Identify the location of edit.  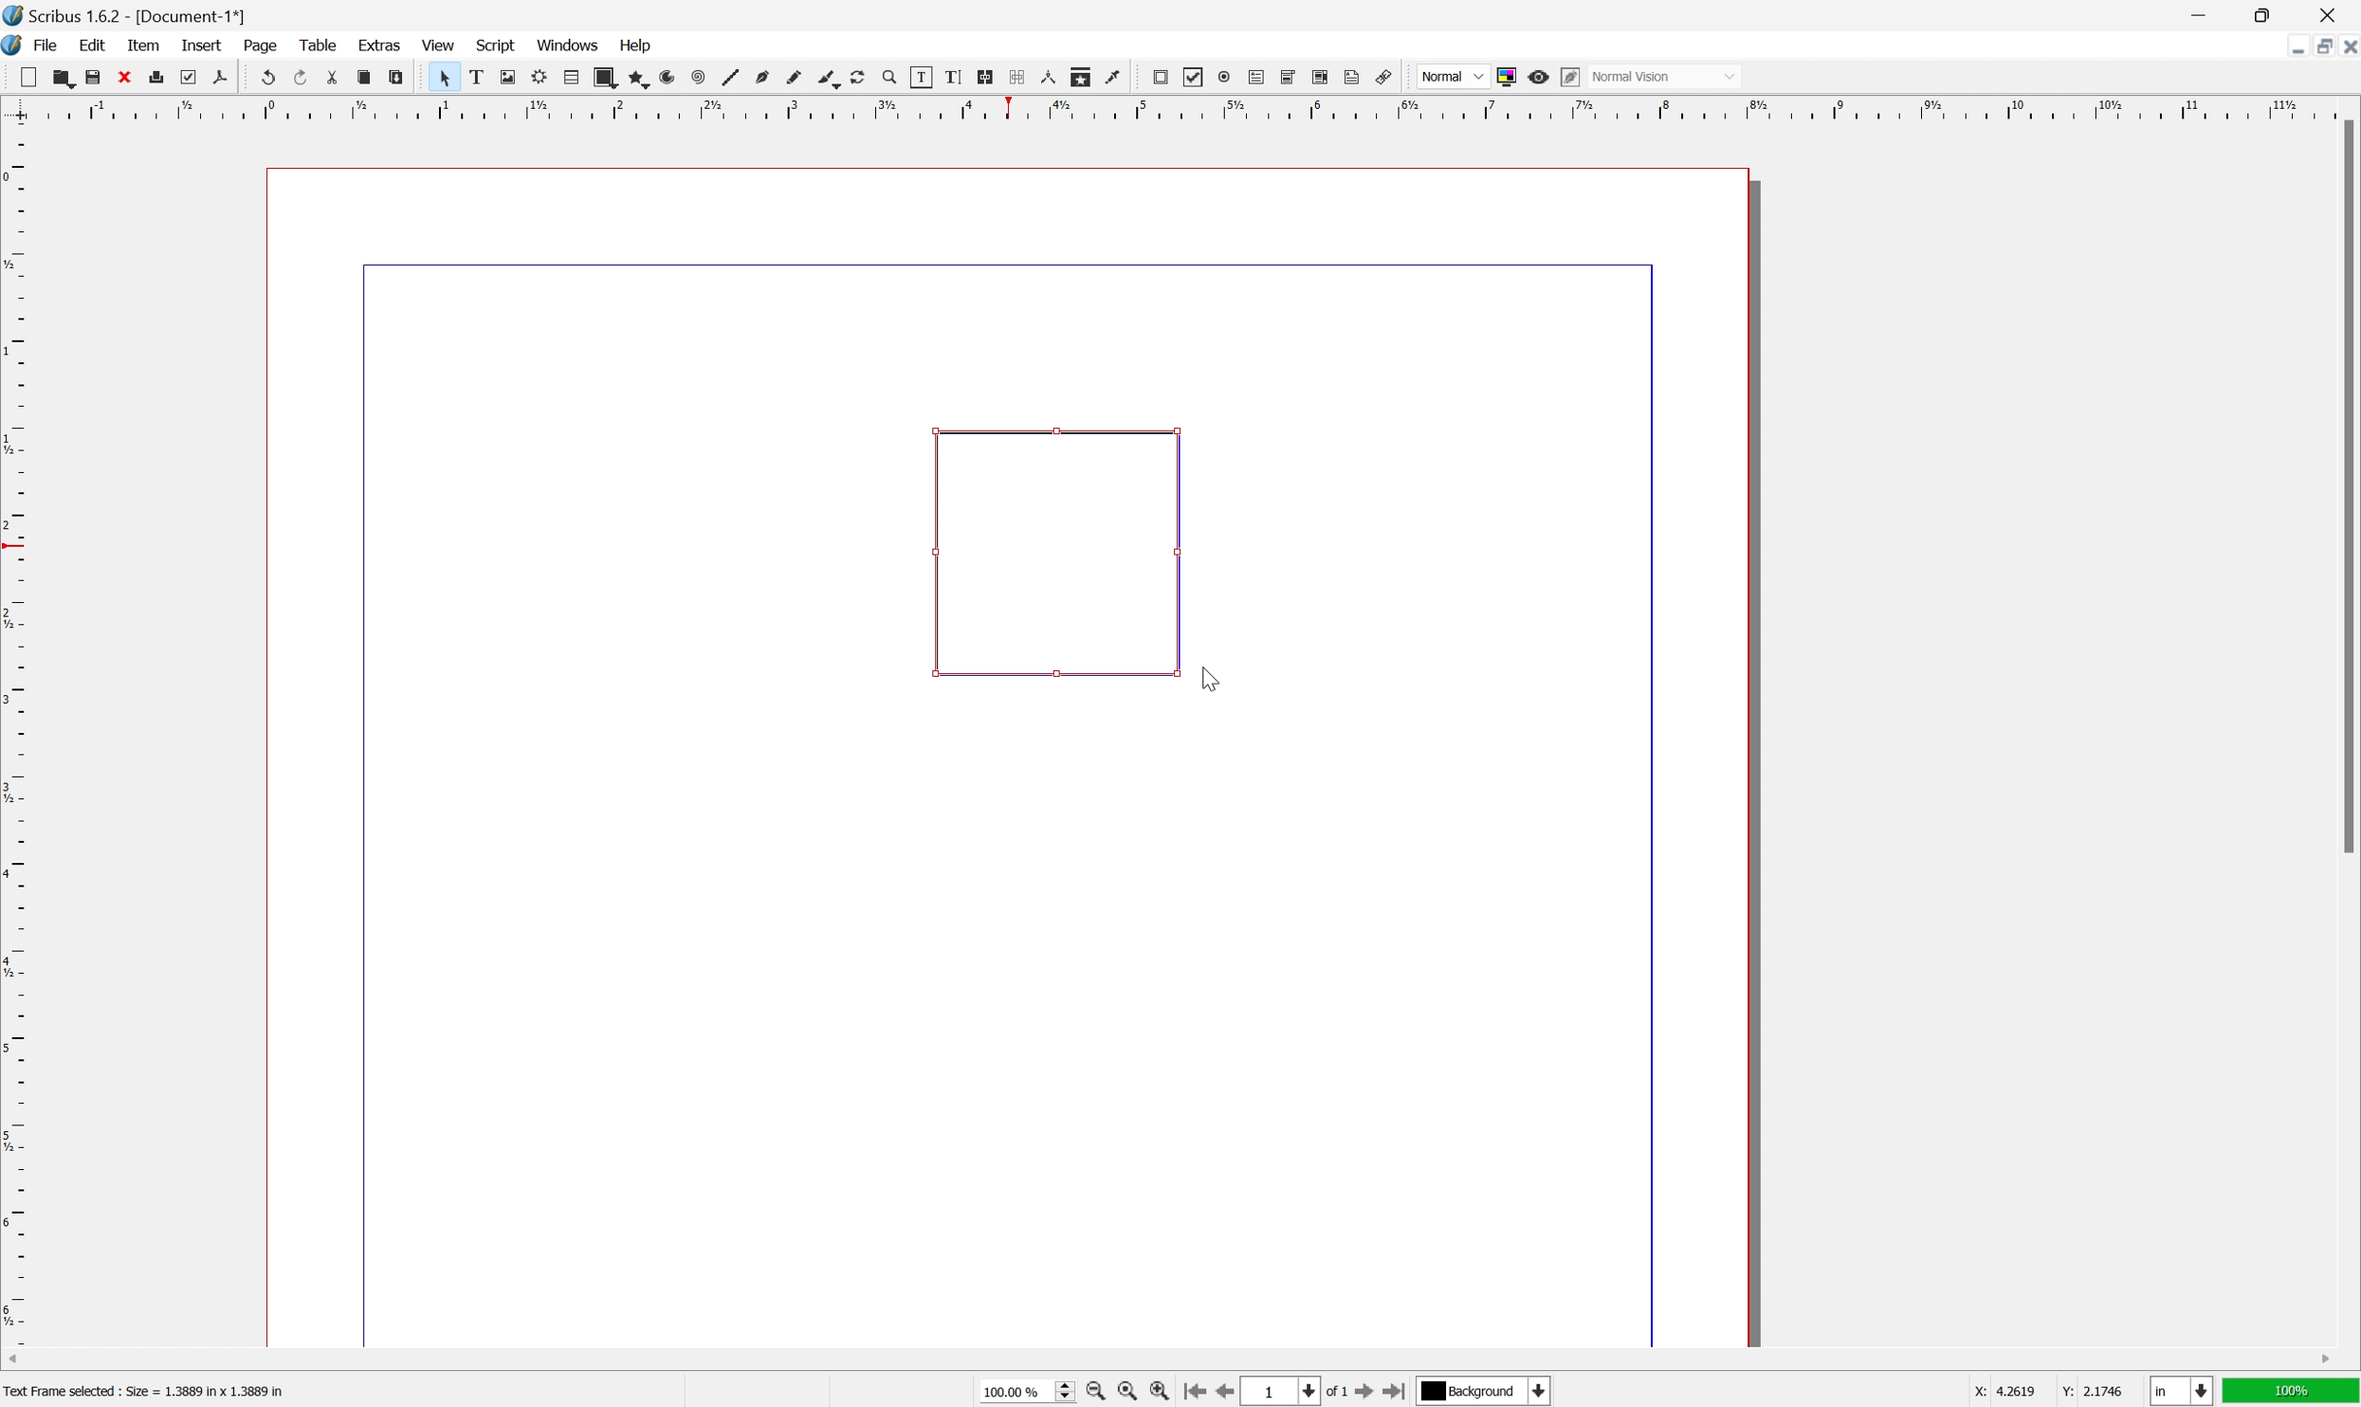
(93, 45).